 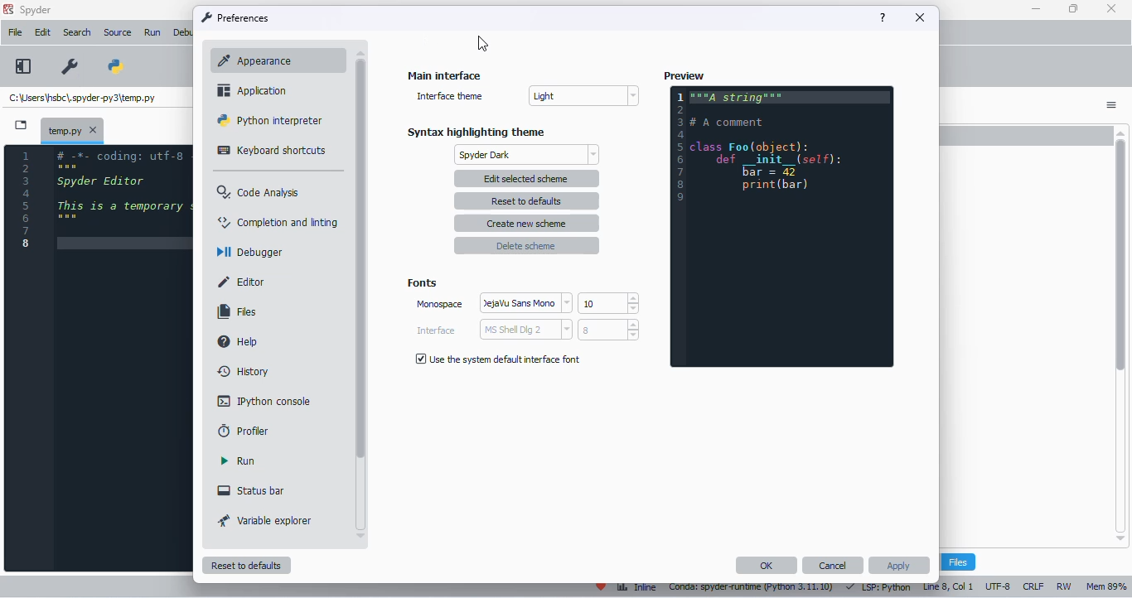 I want to click on CRLF, so click(x=1034, y=586).